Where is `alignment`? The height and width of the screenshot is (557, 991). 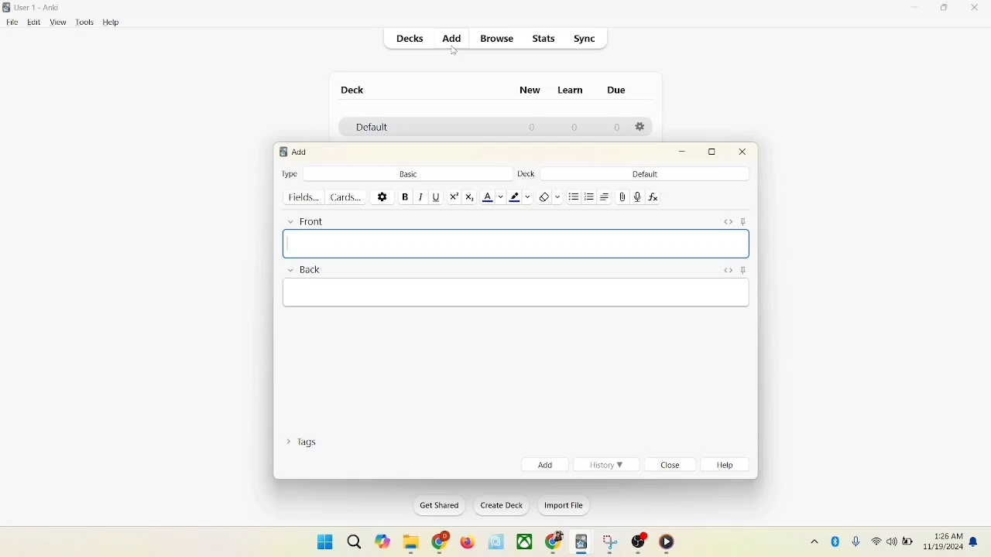
alignment is located at coordinates (606, 196).